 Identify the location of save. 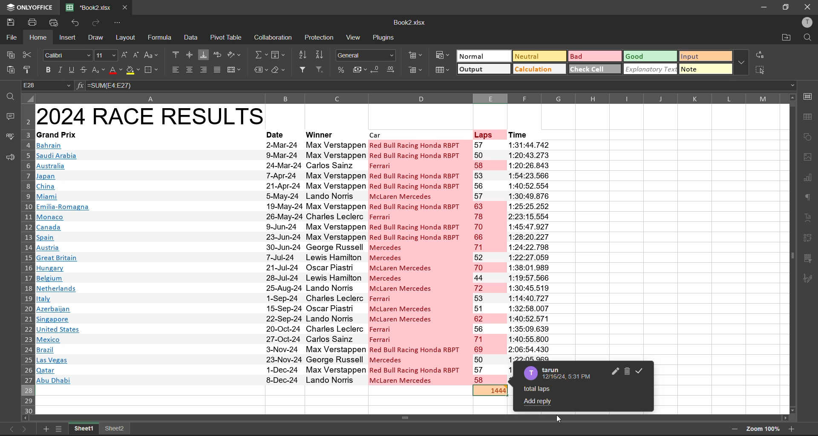
(11, 22).